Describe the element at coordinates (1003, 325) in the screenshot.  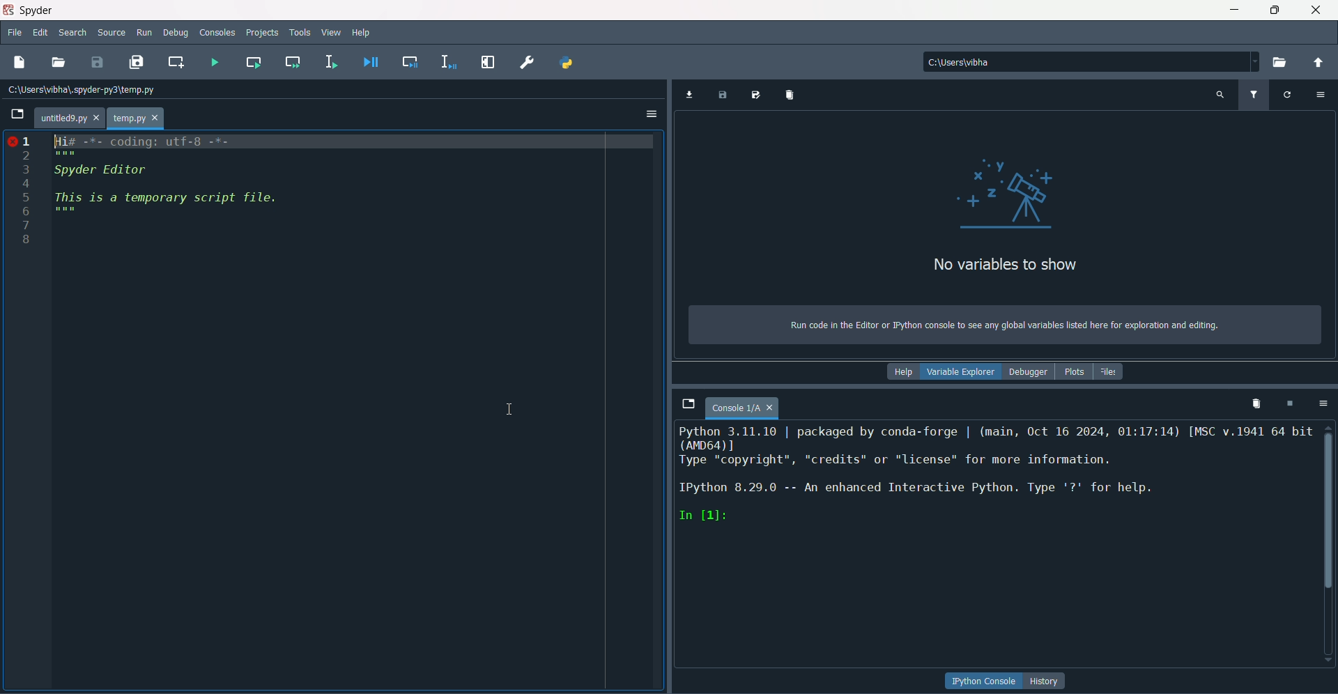
I see `text` at that location.